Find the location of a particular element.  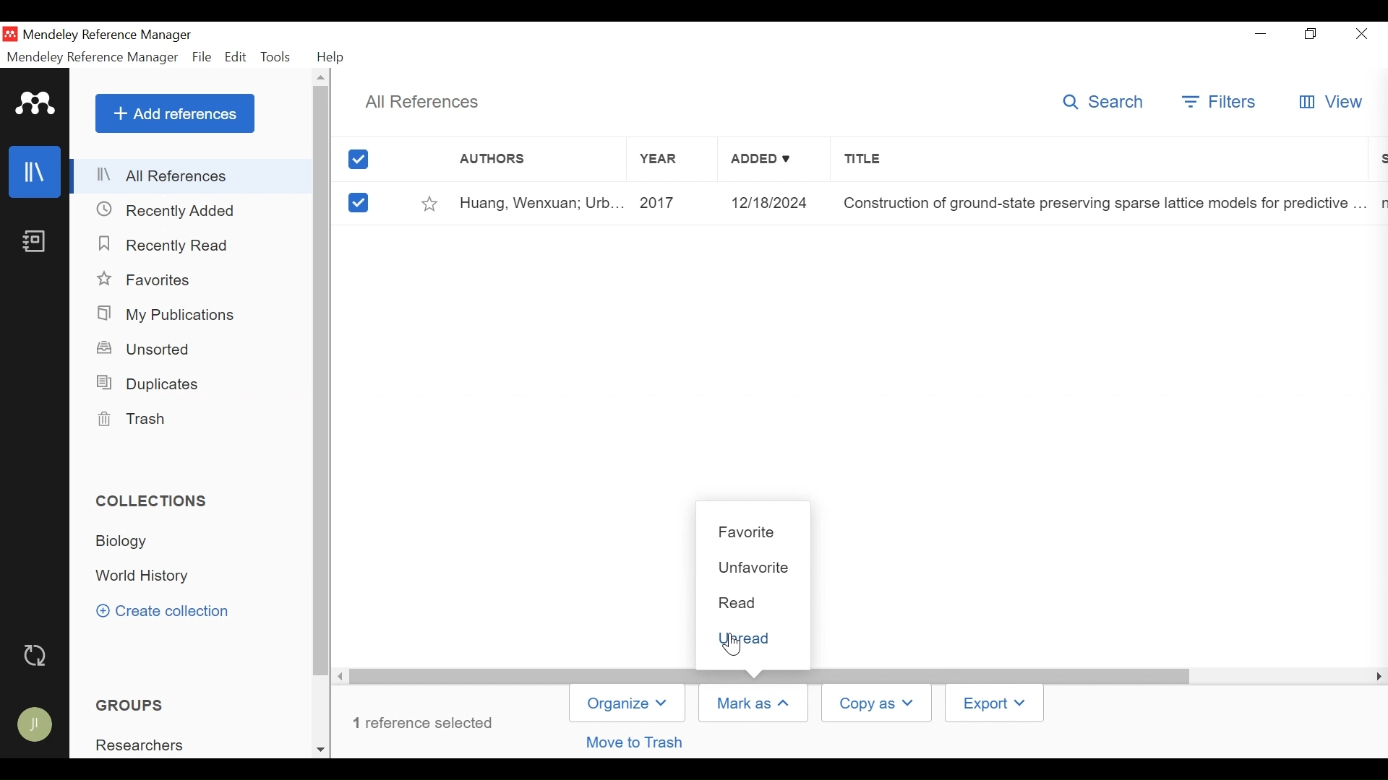

Scroll down is located at coordinates (320, 750).